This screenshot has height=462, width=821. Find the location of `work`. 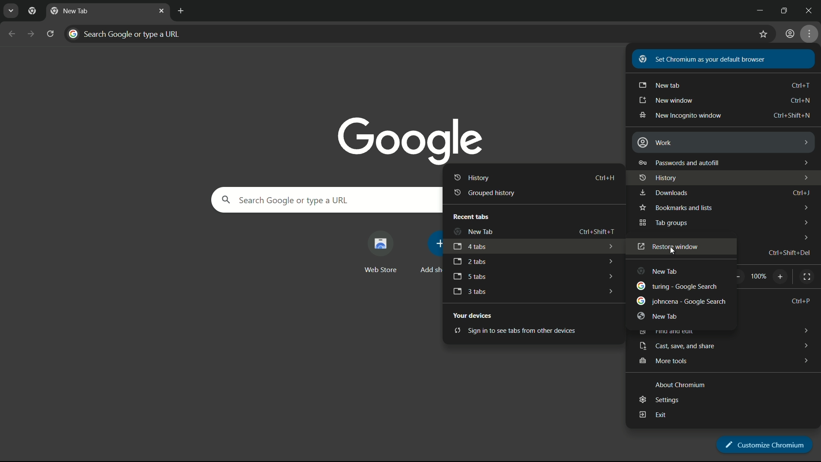

work is located at coordinates (655, 142).